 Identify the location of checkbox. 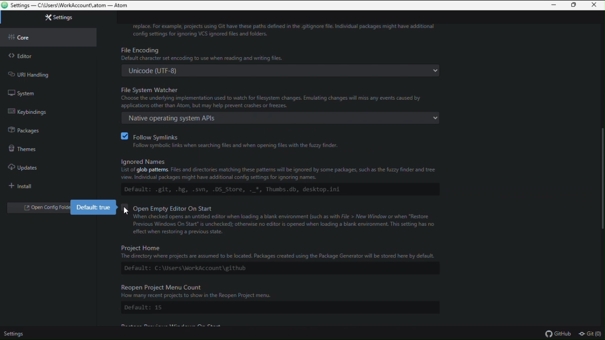
(123, 136).